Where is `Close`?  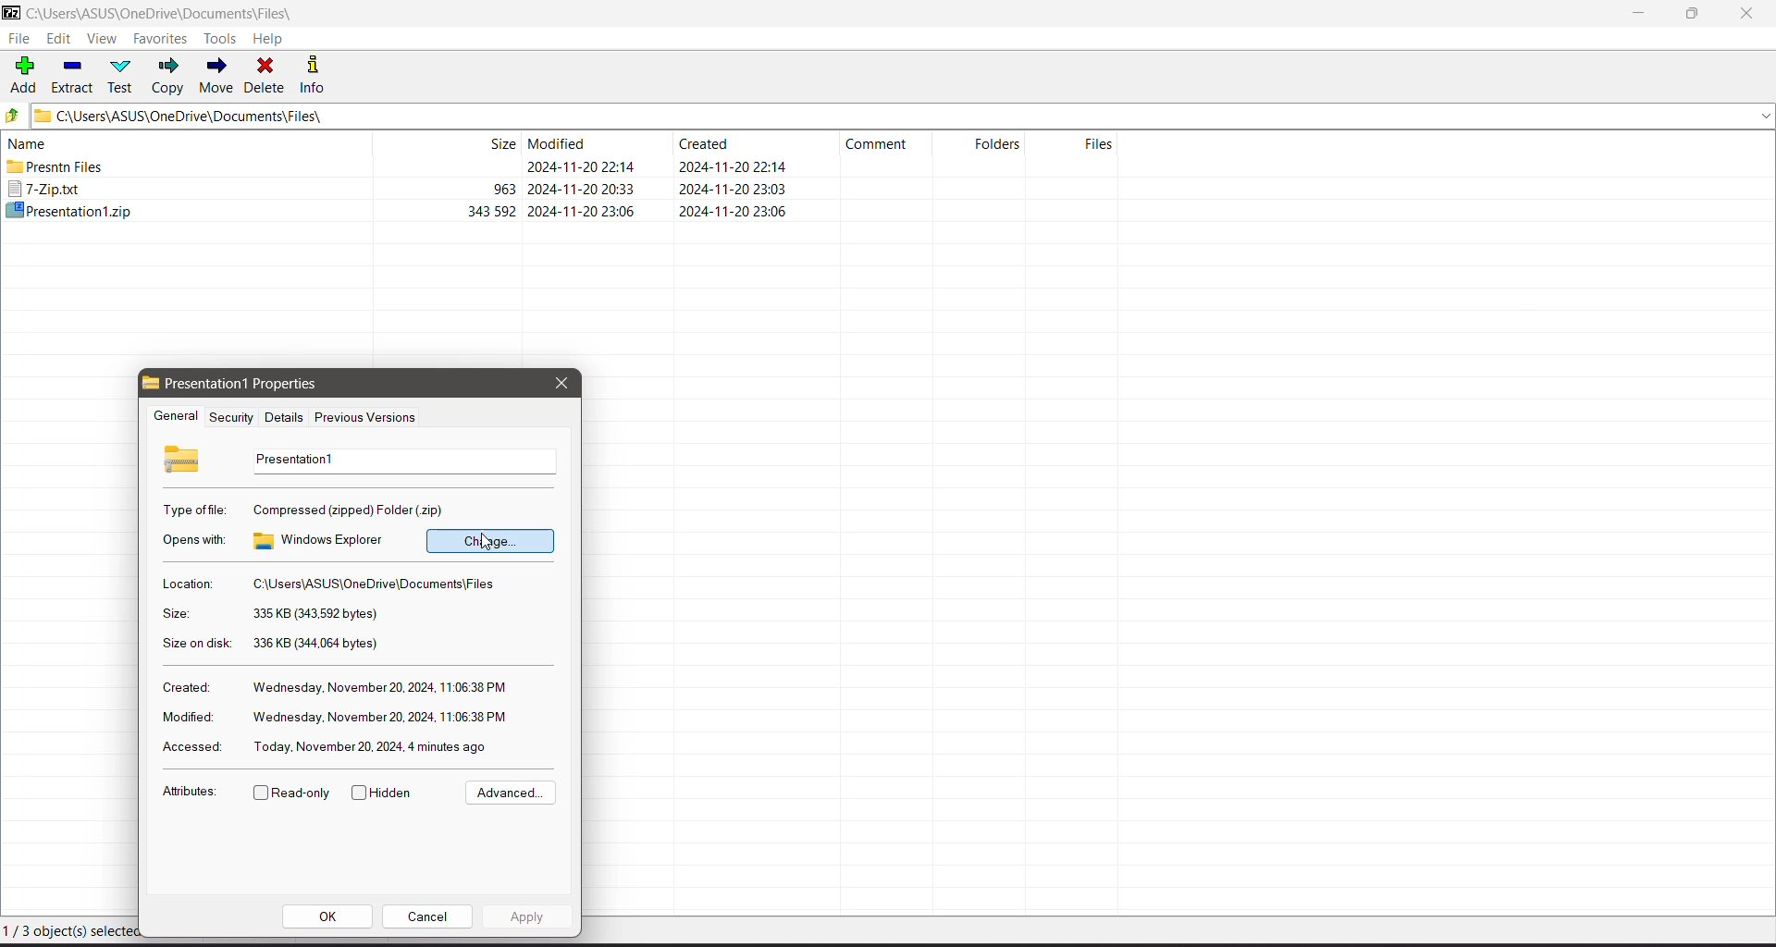
Close is located at coordinates (1750, 14).